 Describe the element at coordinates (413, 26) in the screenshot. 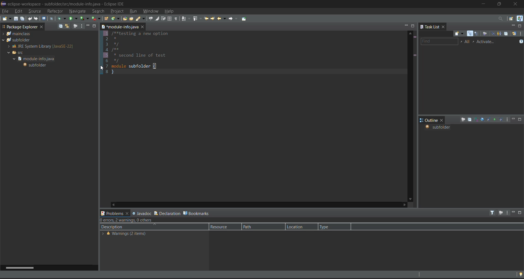

I see `maximize` at that location.